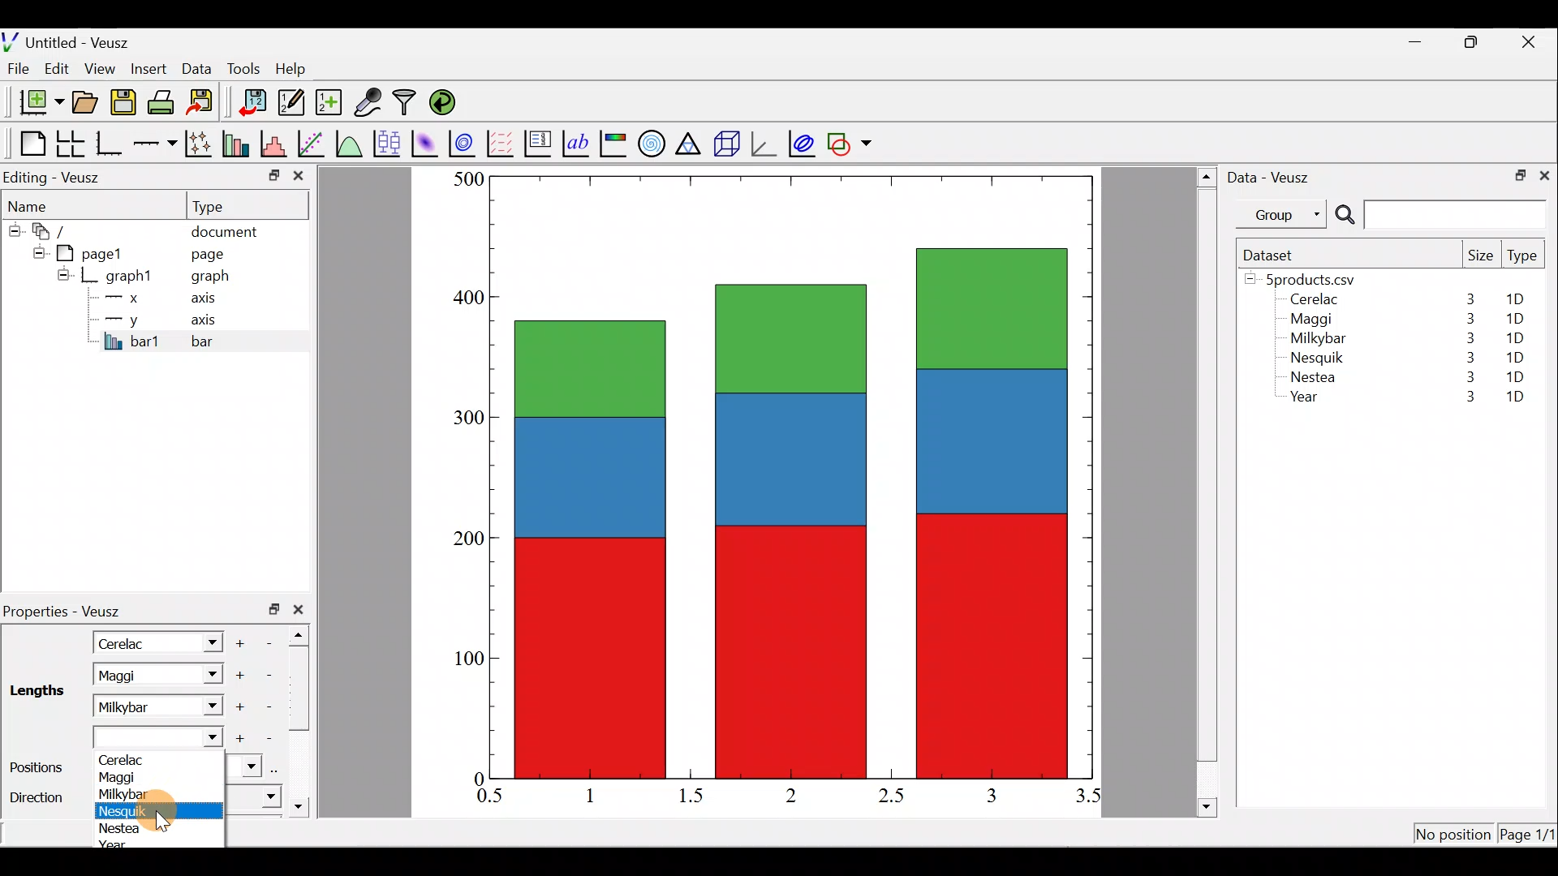  I want to click on Page 1/11, so click(1530, 837).